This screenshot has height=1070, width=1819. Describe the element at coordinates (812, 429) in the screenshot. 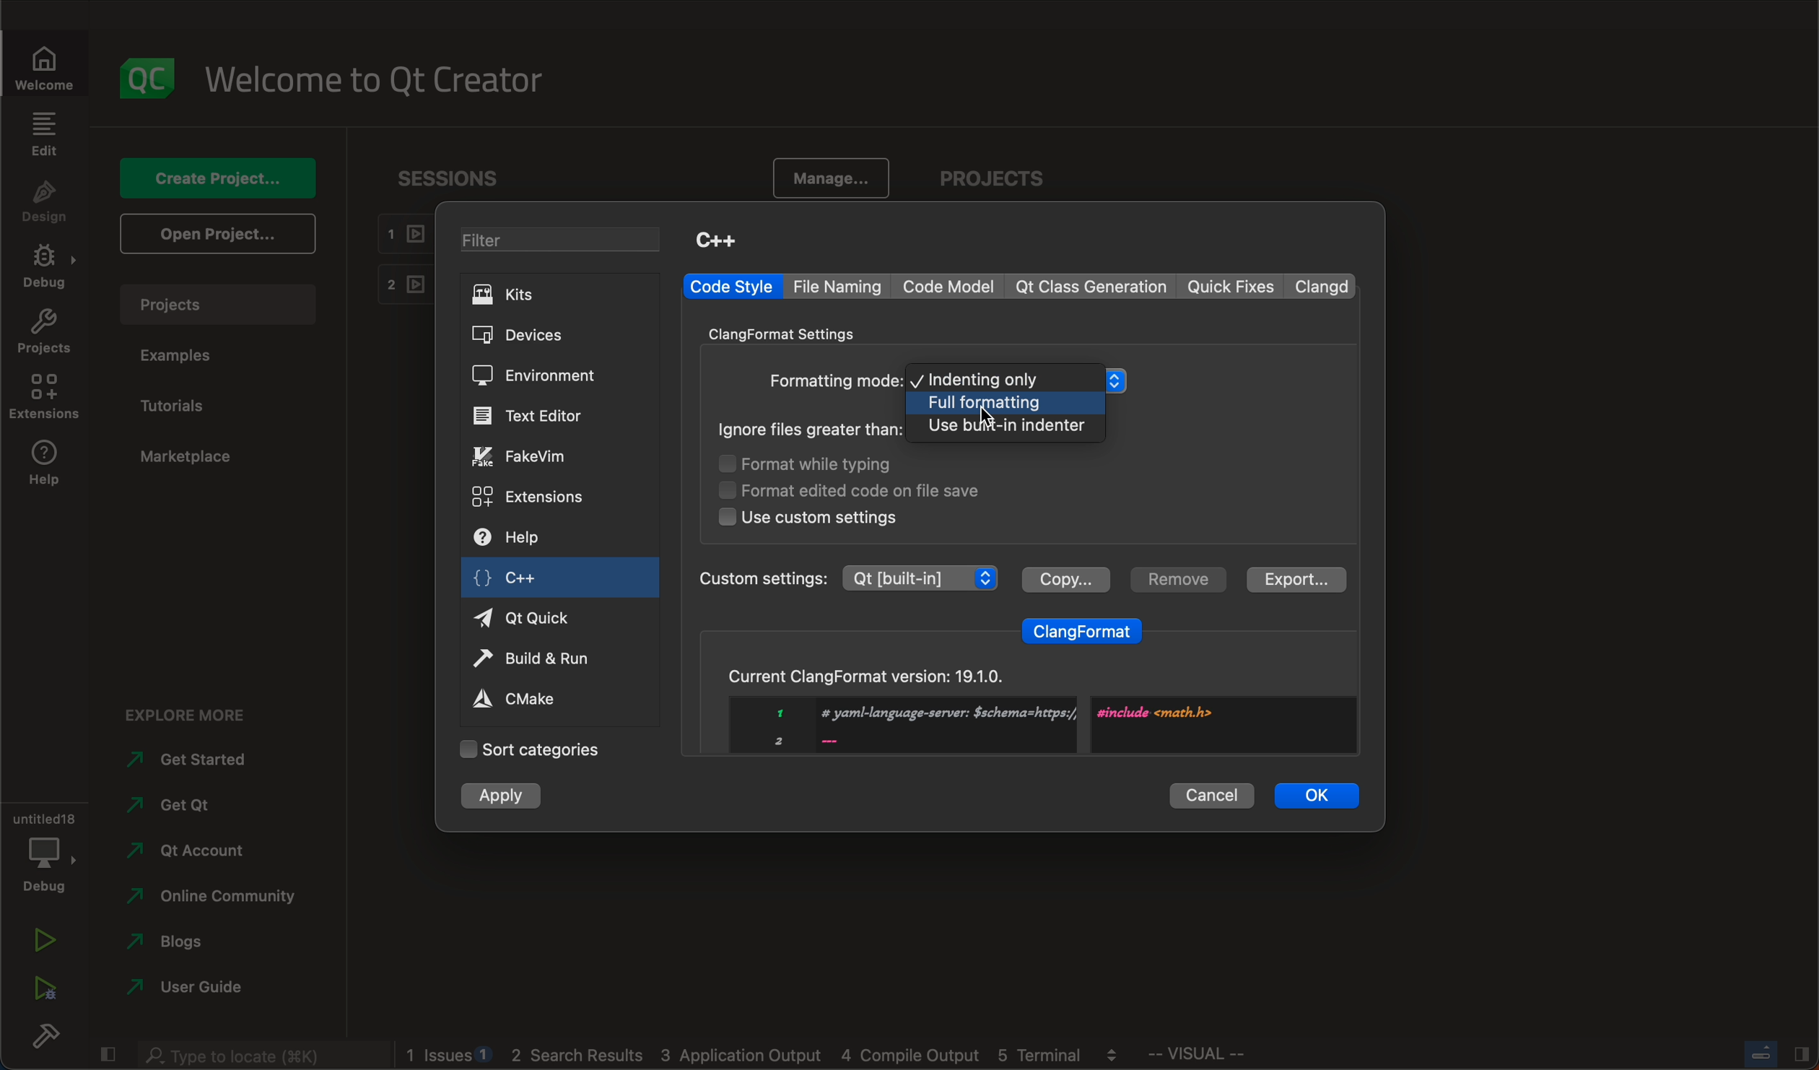

I see `ignore files` at that location.